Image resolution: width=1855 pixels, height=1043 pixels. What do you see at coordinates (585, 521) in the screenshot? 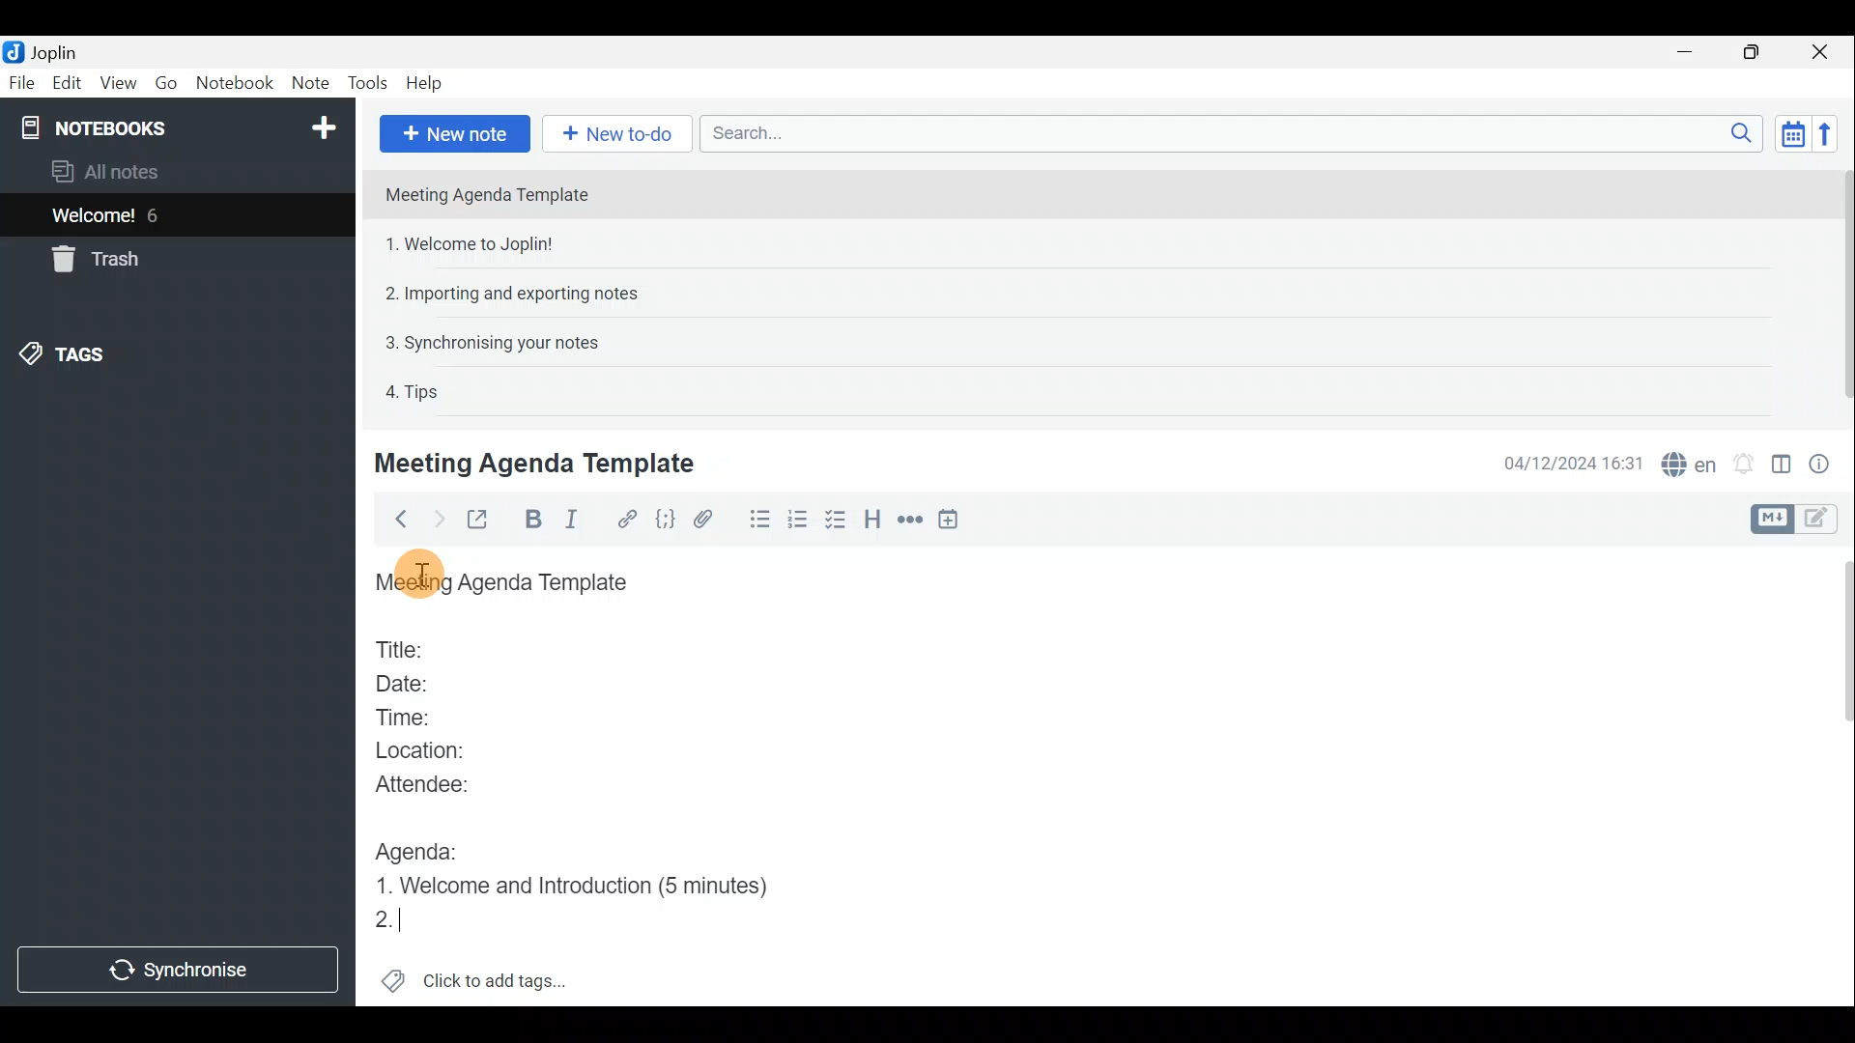
I see `Italic` at bounding box center [585, 521].